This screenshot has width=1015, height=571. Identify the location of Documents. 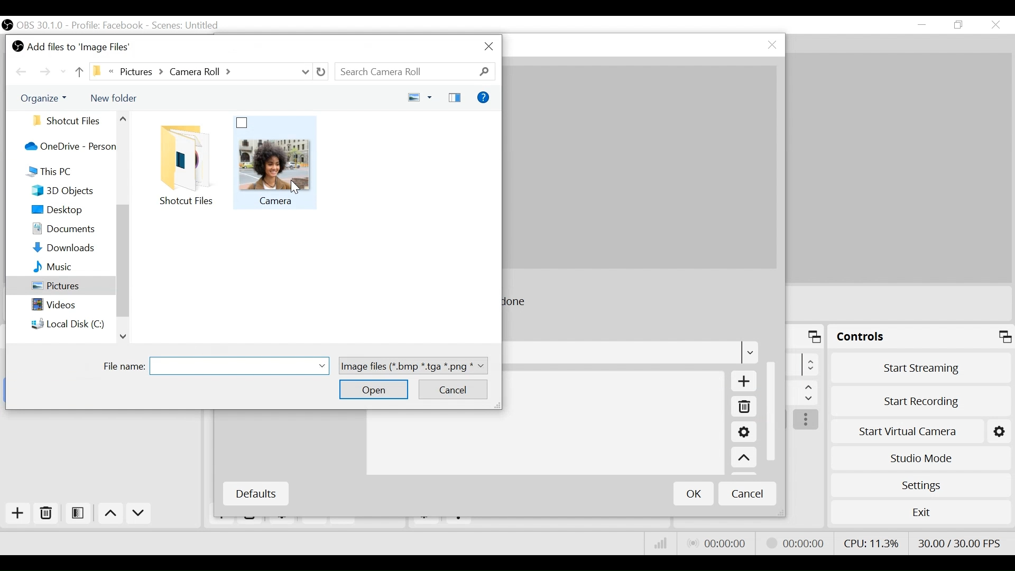
(72, 231).